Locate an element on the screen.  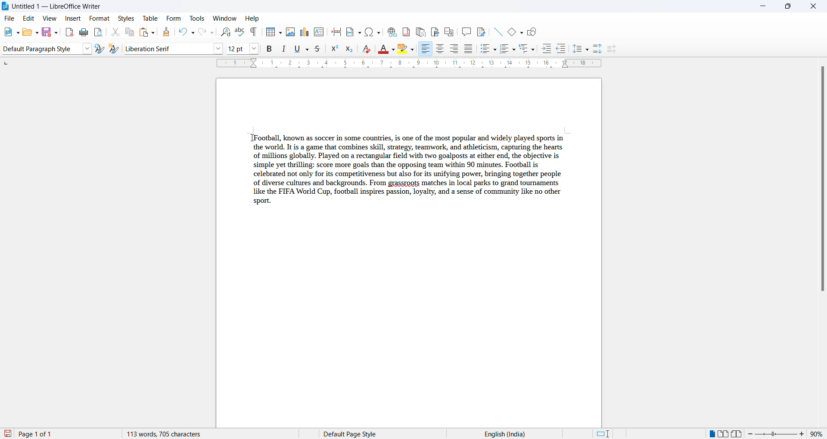
standard selection is located at coordinates (603, 434).